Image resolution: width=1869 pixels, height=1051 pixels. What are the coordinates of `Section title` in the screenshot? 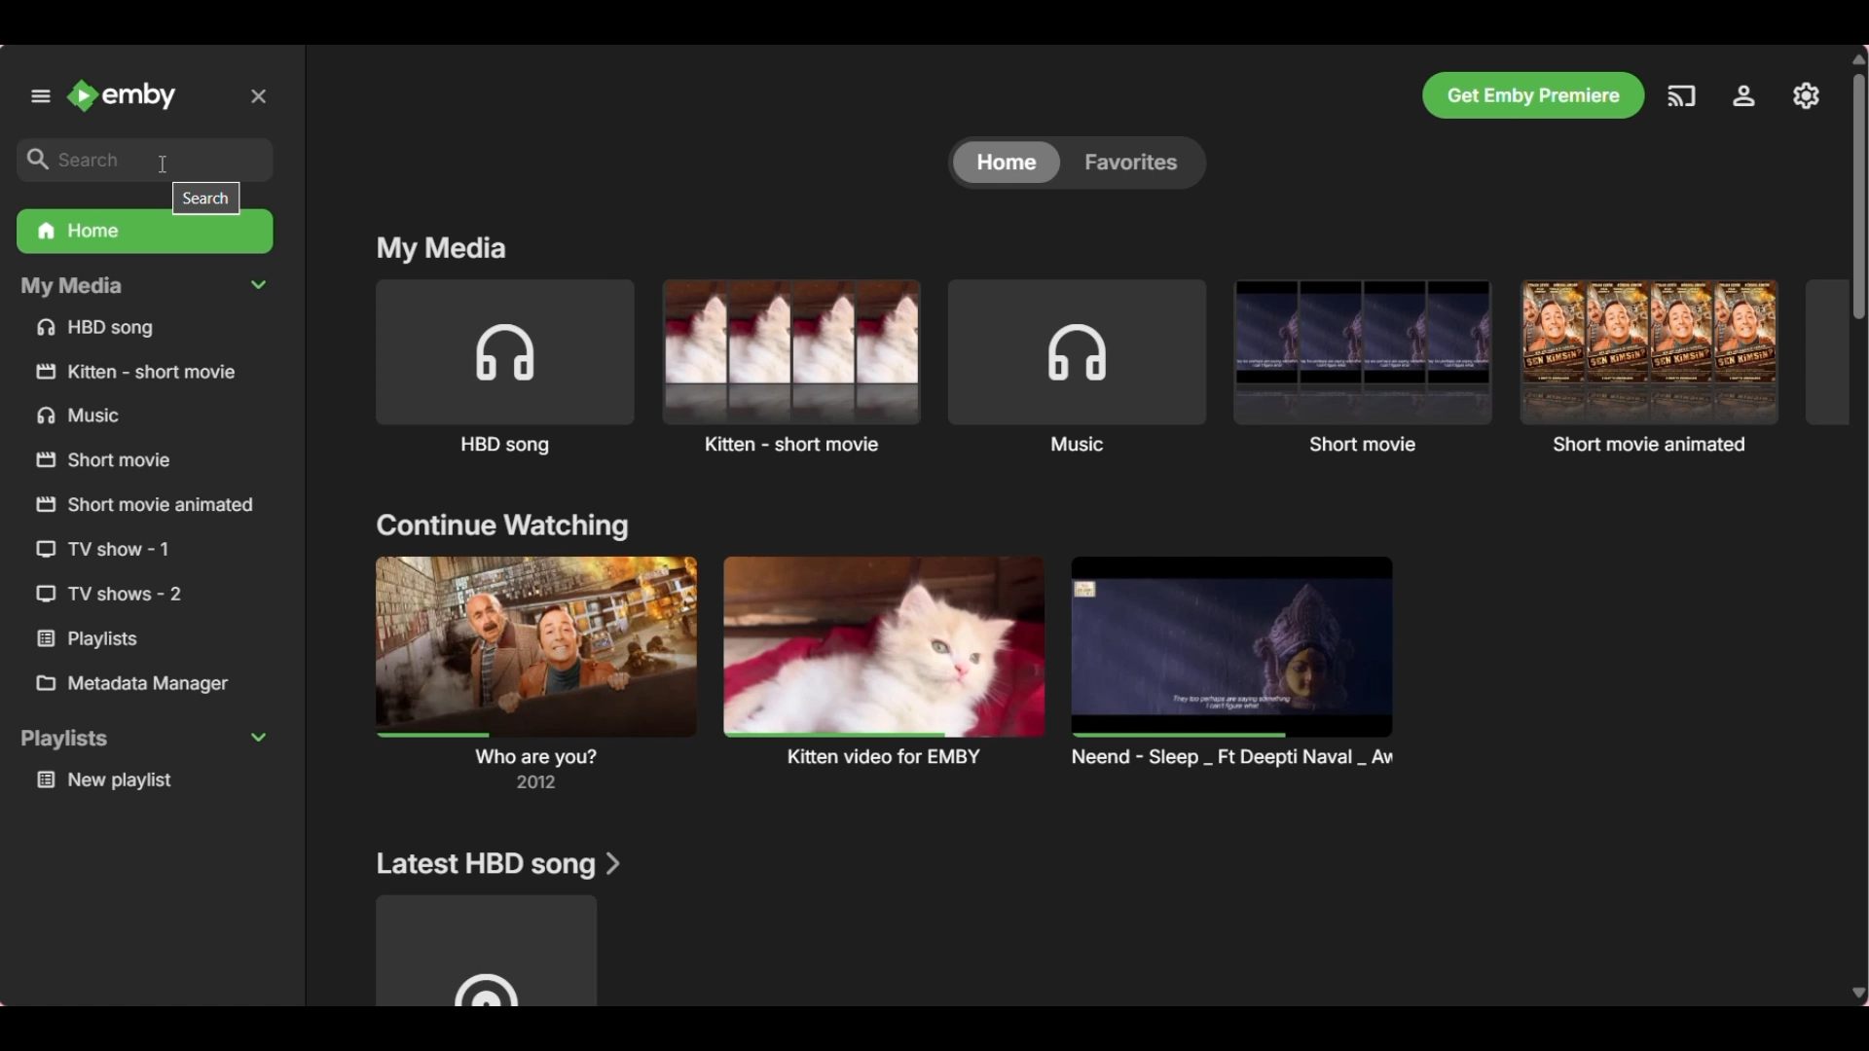 It's located at (498, 865).